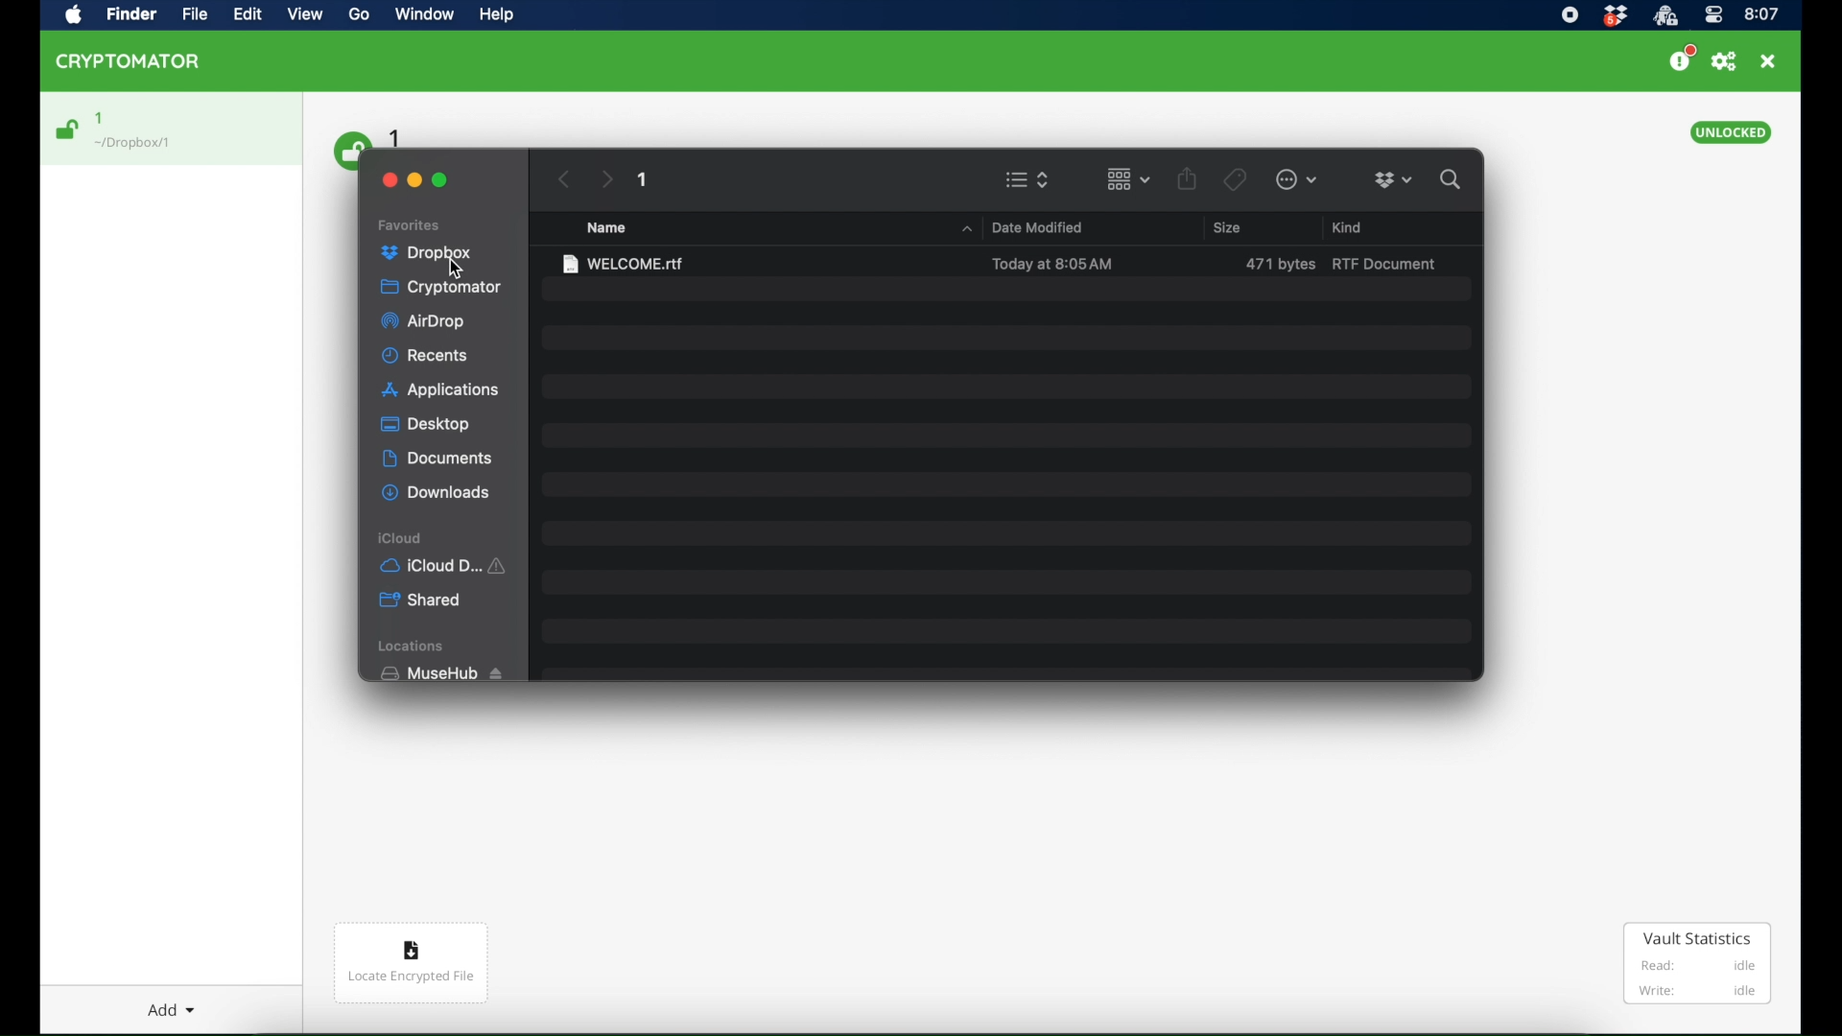 The height and width of the screenshot is (1036, 1842). I want to click on cryptomator, so click(442, 288).